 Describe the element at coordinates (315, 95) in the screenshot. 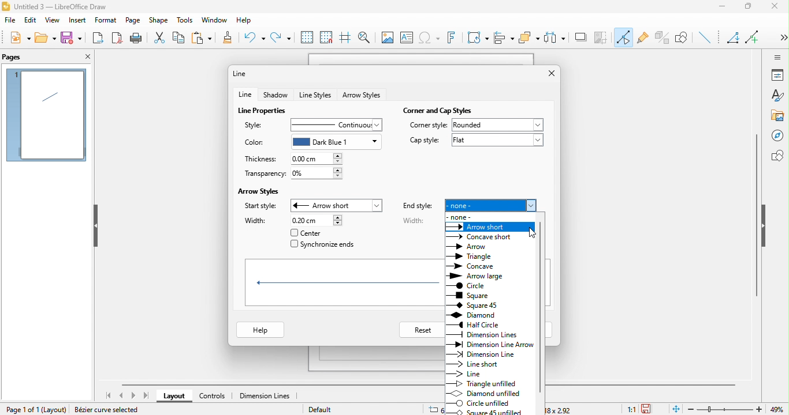

I see `line styles` at that location.